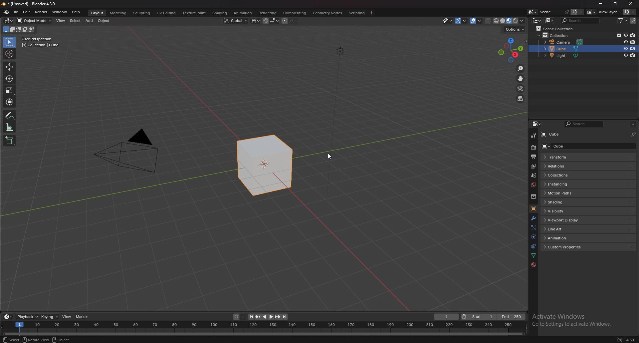  What do you see at coordinates (553, 35) in the screenshot?
I see `collection` at bounding box center [553, 35].